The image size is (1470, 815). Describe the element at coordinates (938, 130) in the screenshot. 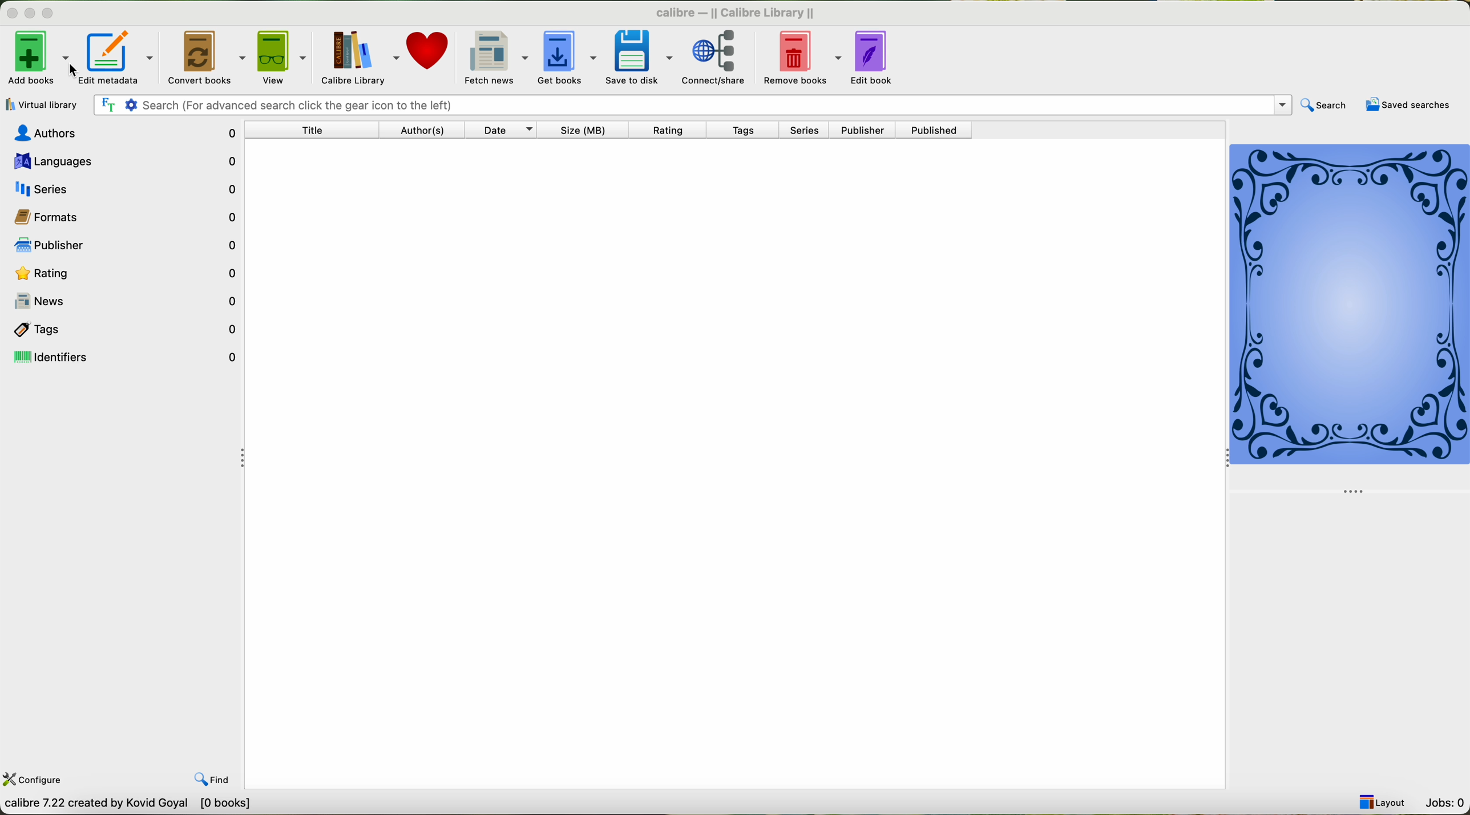

I see `published` at that location.